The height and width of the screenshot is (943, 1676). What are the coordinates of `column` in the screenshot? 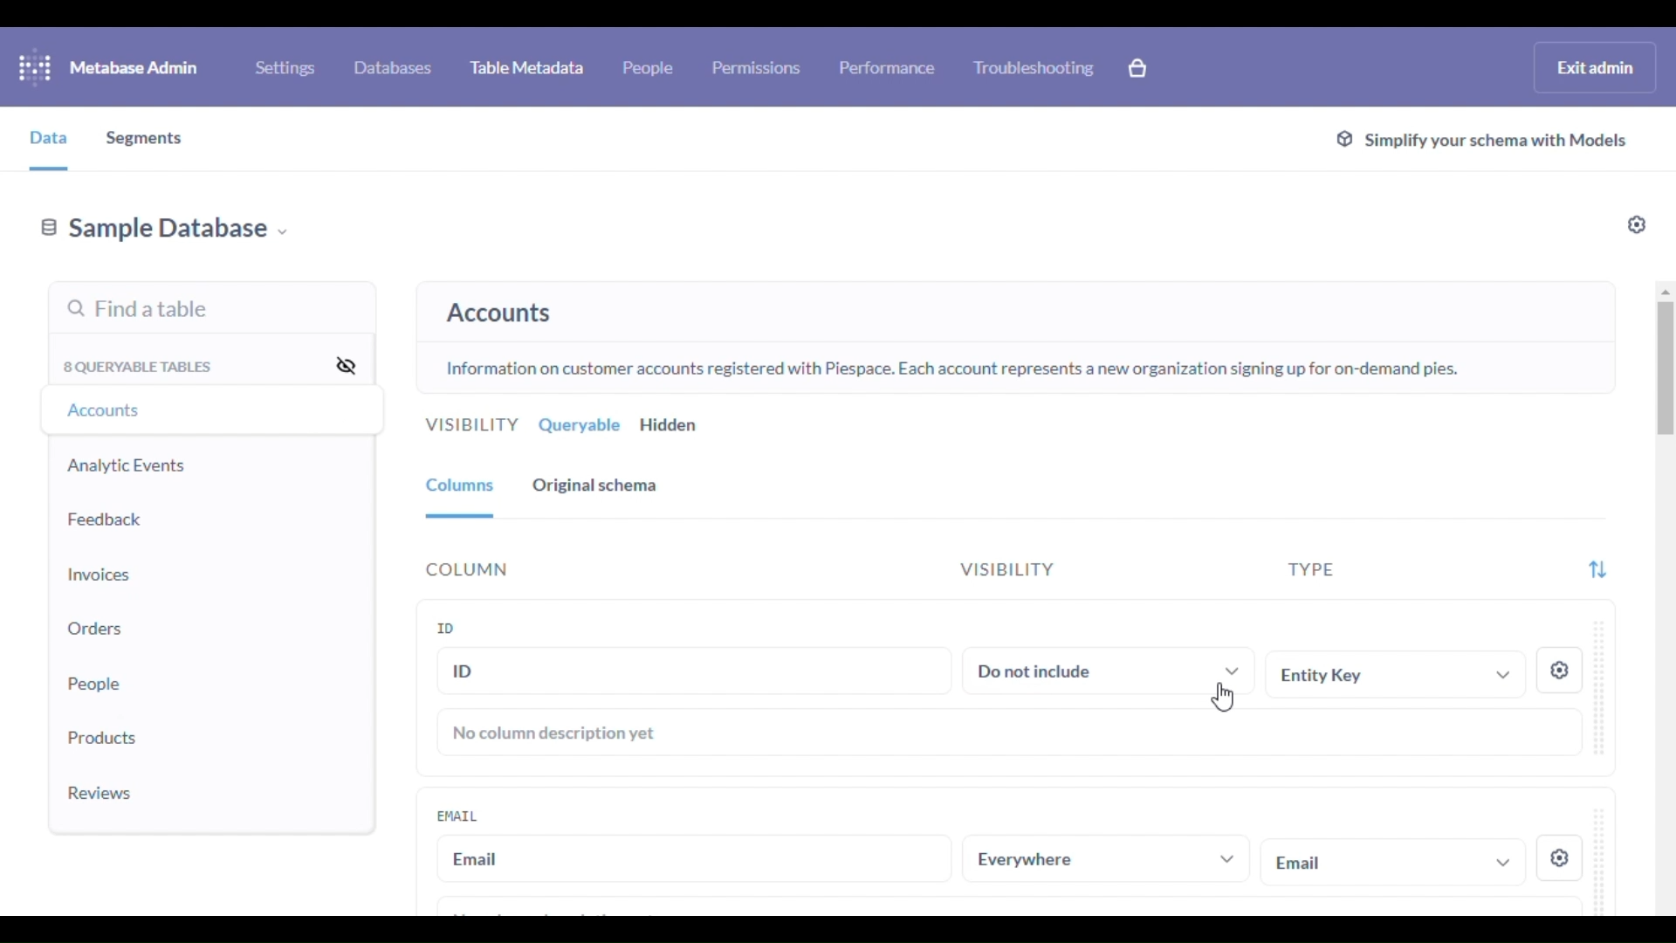 It's located at (468, 570).